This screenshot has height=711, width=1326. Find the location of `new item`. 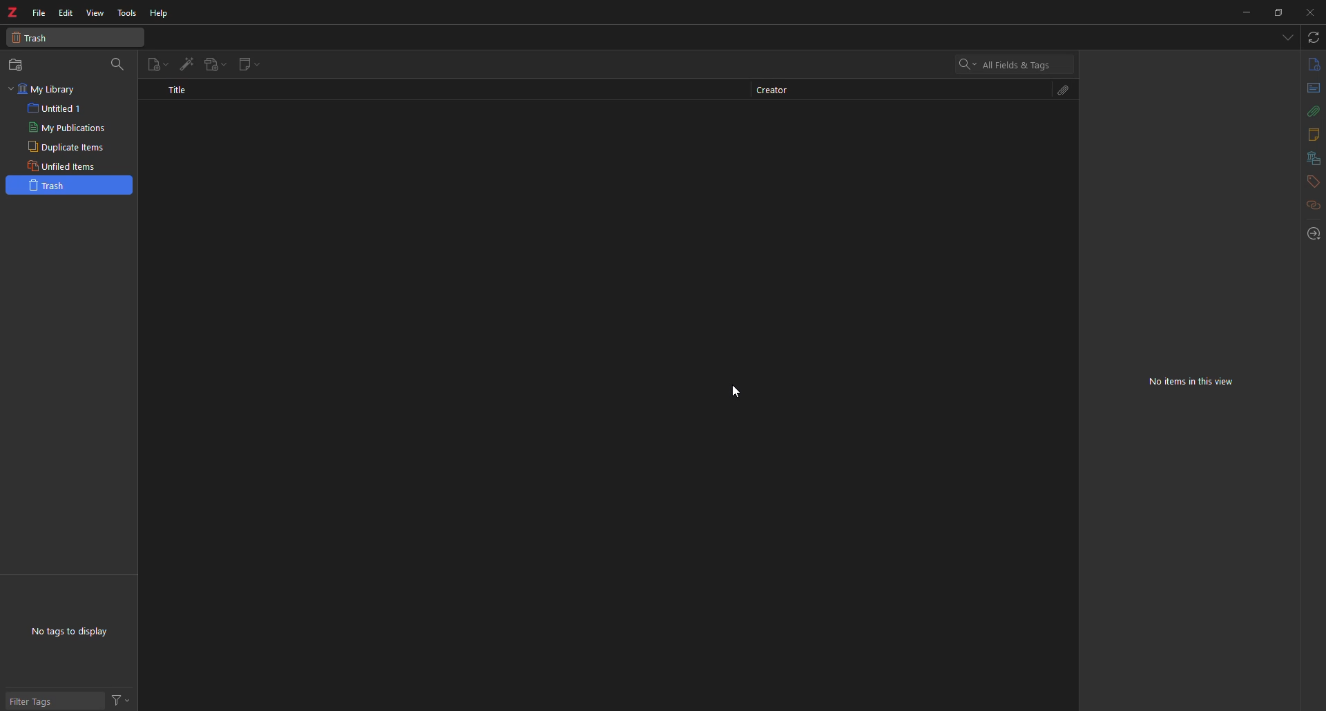

new item is located at coordinates (158, 63).